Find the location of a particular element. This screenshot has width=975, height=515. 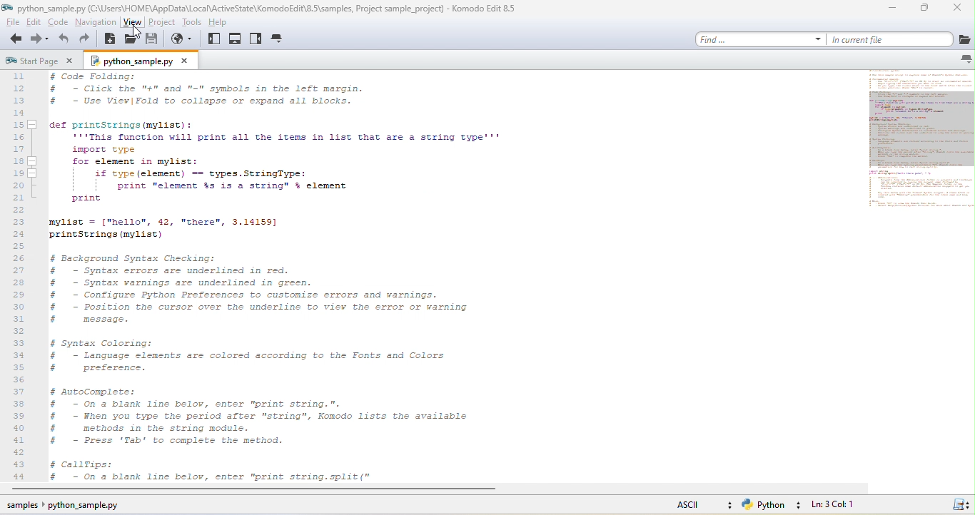

file is located at coordinates (11, 24).